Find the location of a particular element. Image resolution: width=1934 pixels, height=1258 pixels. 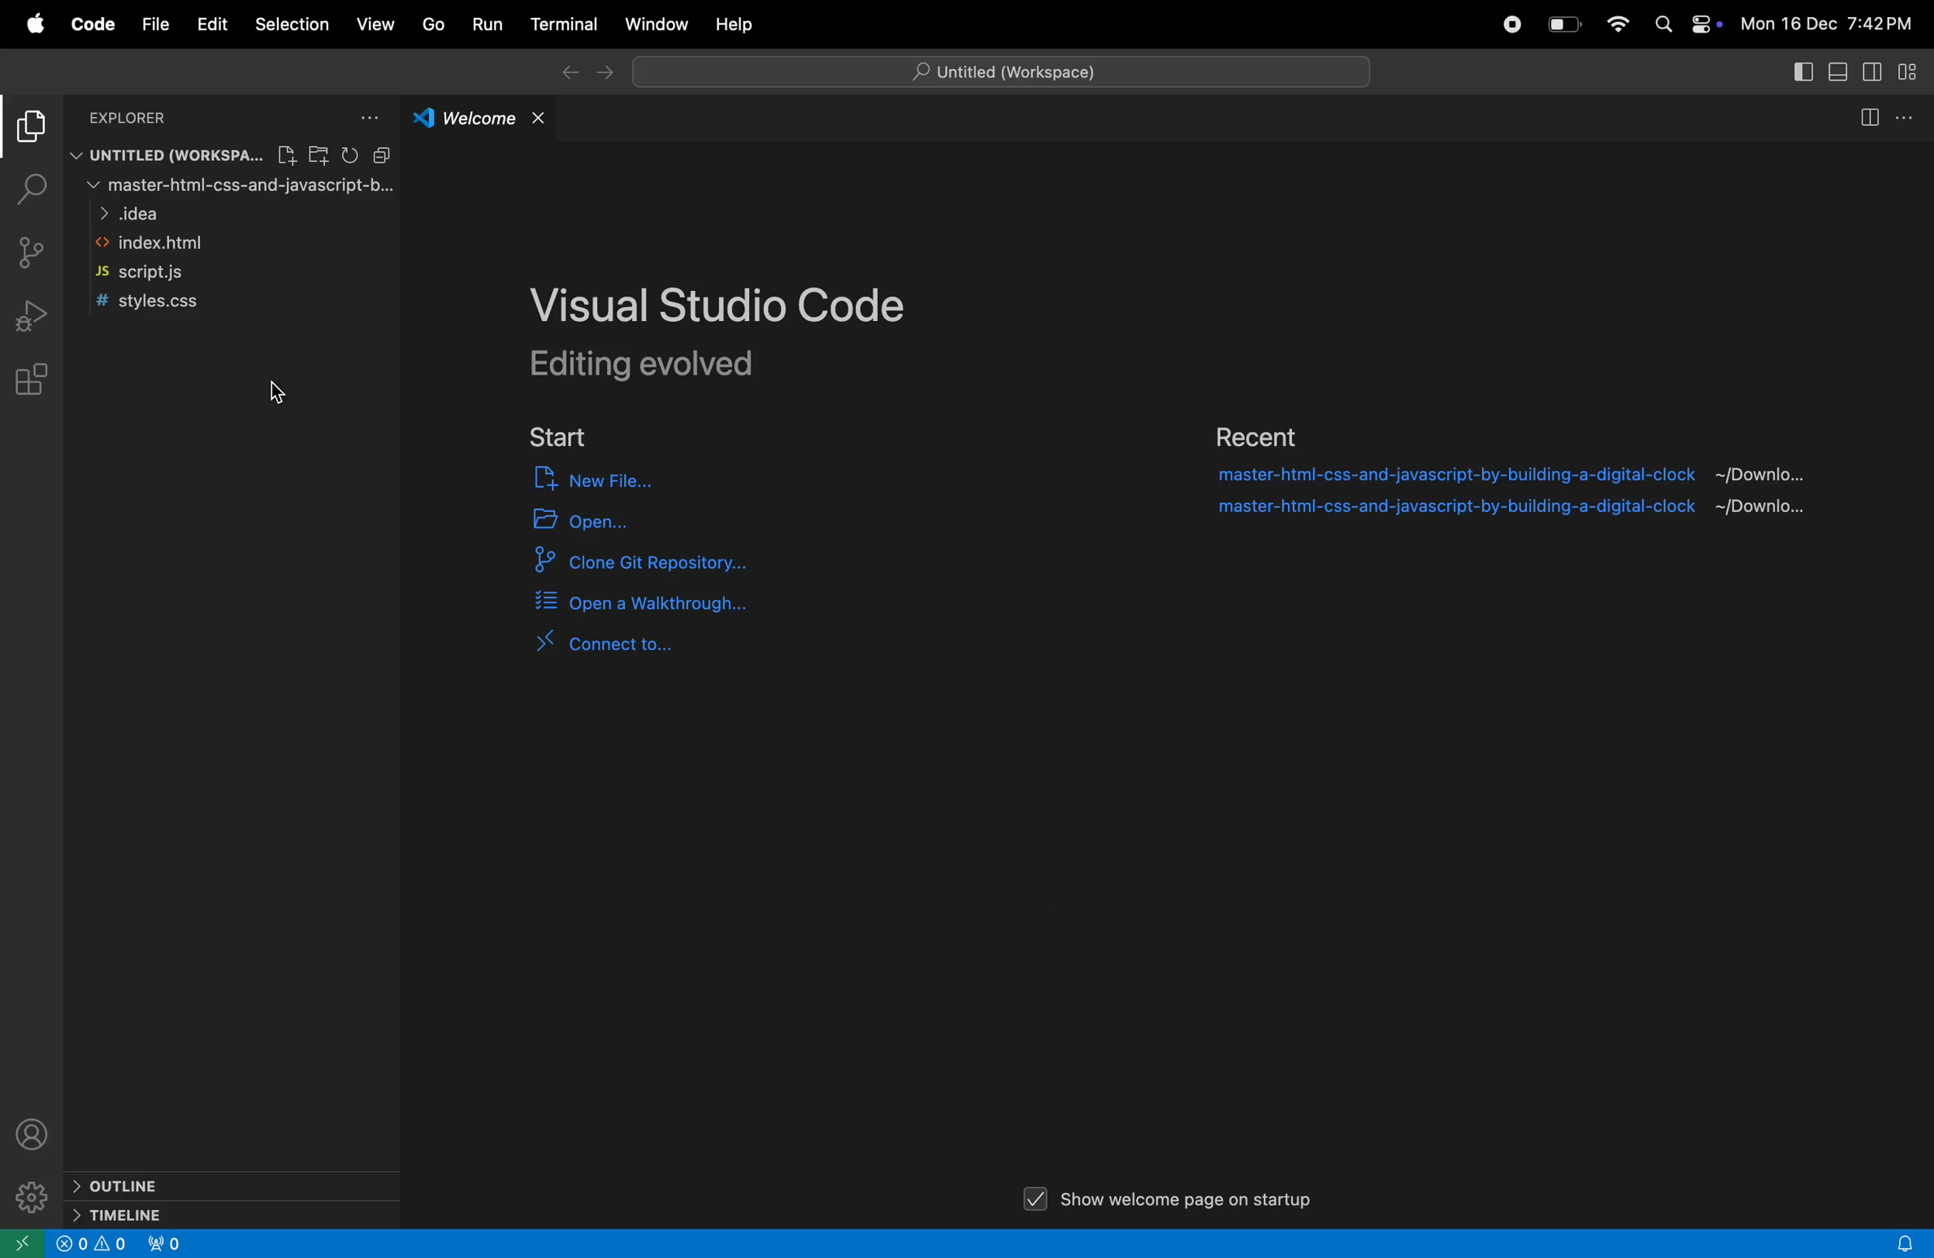

profile is located at coordinates (32, 1132).